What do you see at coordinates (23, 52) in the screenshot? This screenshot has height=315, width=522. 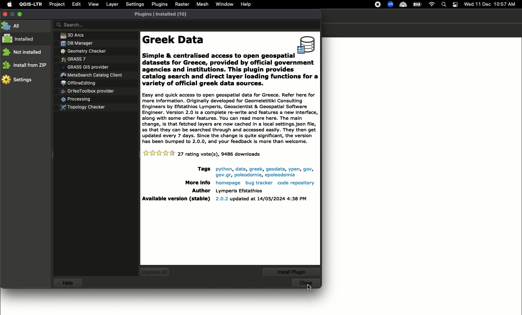 I see `Not installed` at bounding box center [23, 52].